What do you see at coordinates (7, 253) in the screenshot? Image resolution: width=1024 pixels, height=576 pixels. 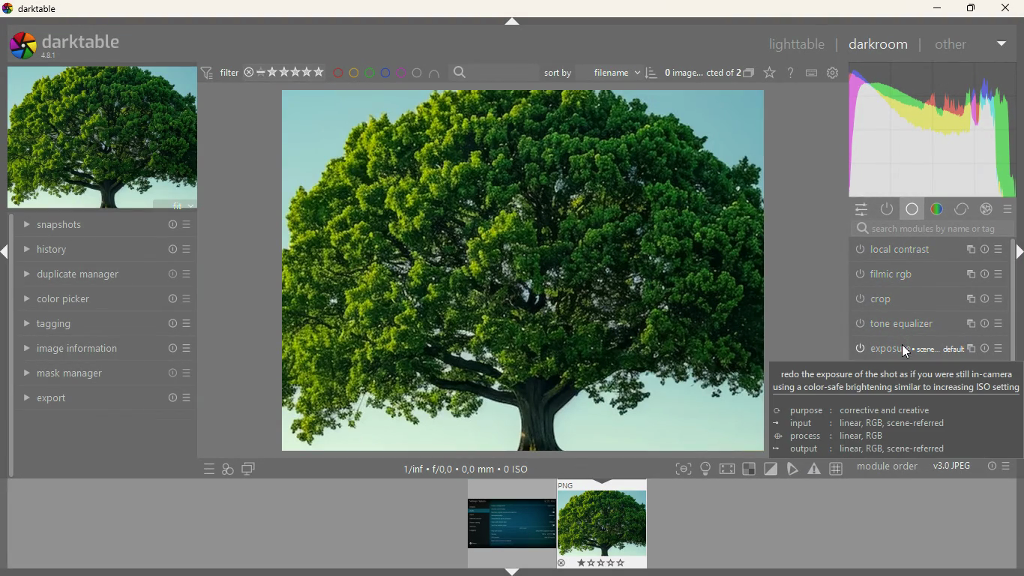 I see `arrow` at bounding box center [7, 253].